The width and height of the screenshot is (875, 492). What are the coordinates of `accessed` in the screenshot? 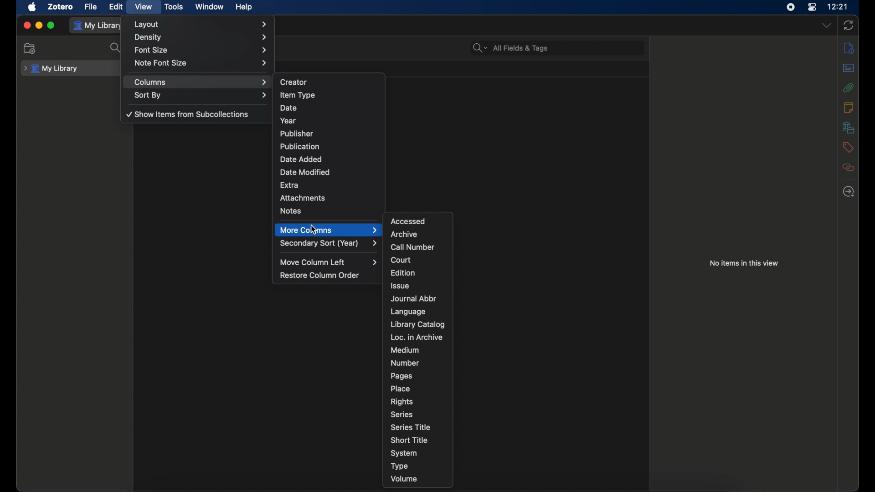 It's located at (409, 221).